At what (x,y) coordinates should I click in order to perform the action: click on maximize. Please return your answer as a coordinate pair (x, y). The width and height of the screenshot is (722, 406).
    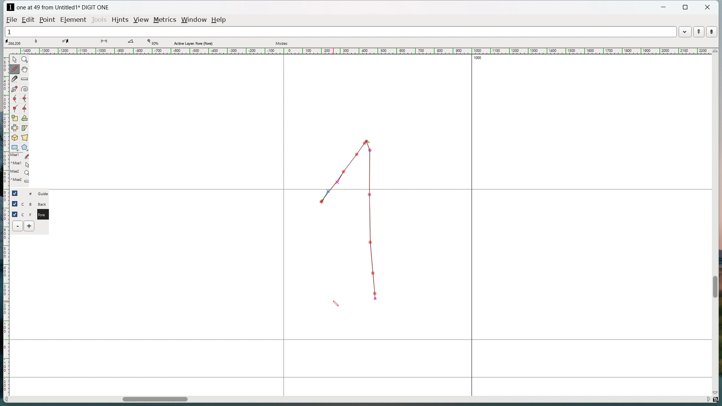
    Looking at the image, I should click on (686, 8).